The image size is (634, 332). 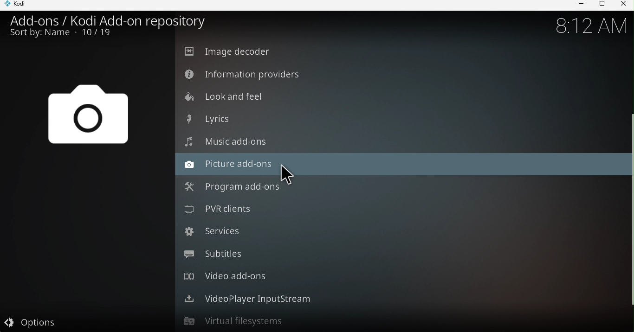 What do you see at coordinates (399, 164) in the screenshot?
I see `Picture add-ons` at bounding box center [399, 164].